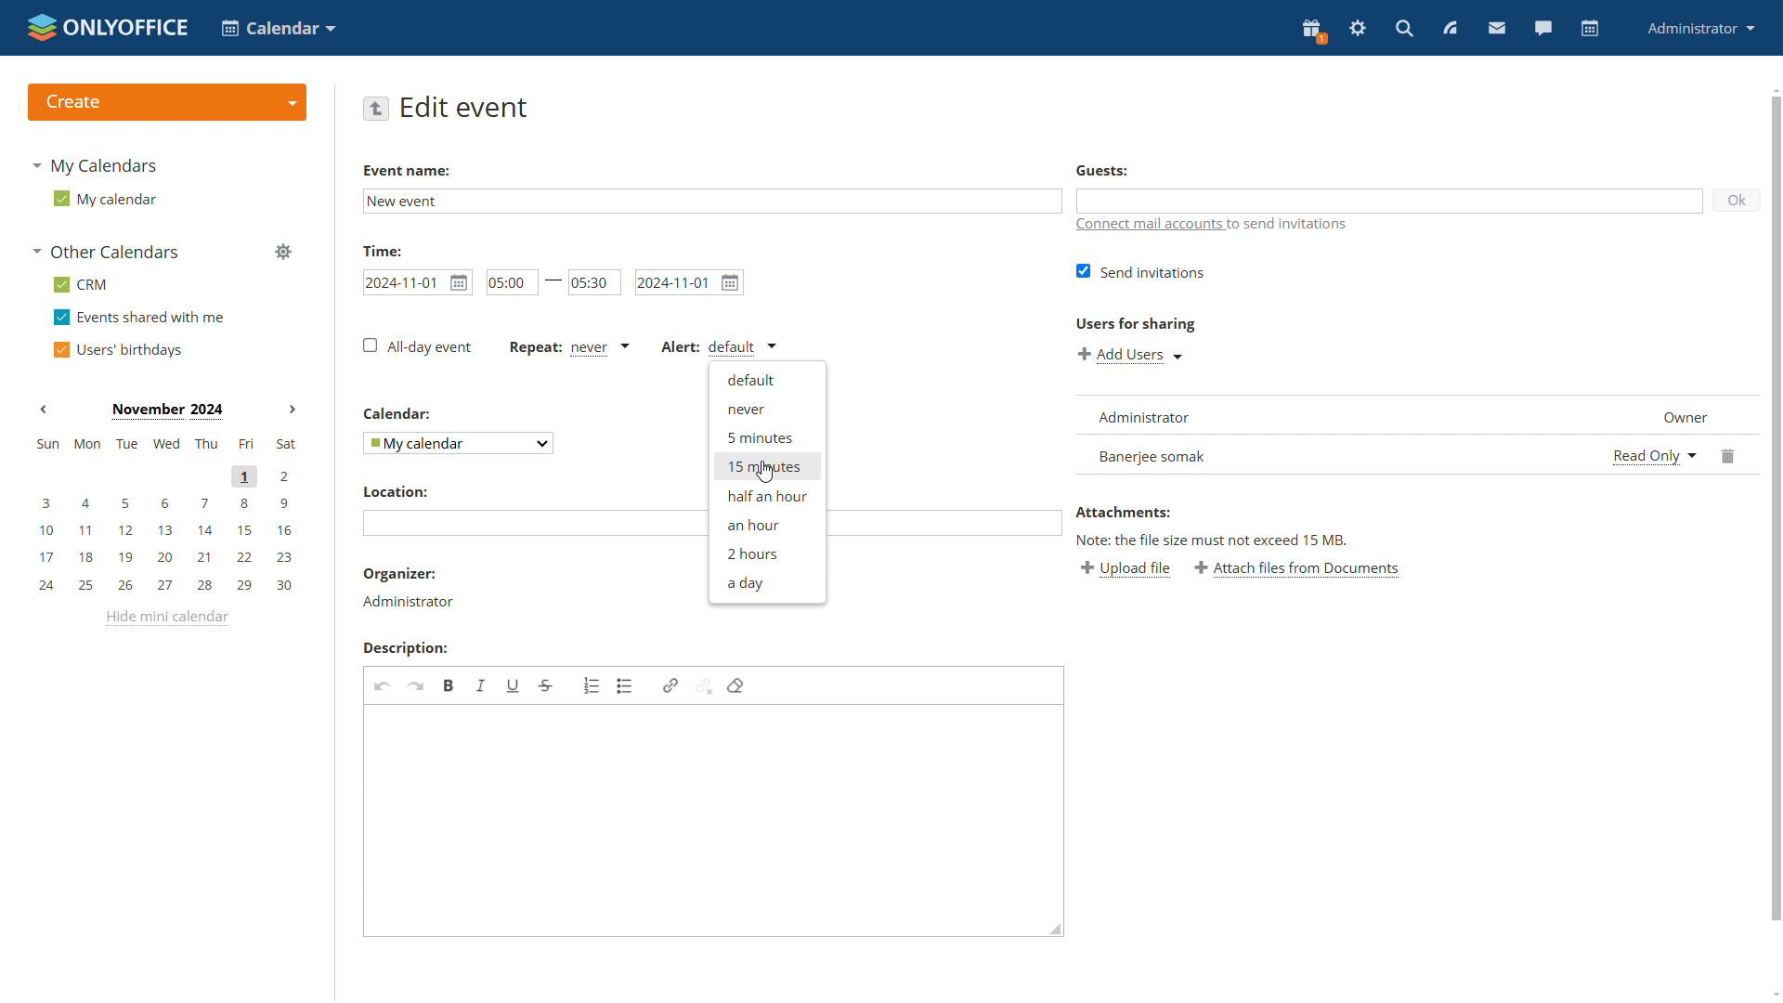  Describe the element at coordinates (1126, 513) in the screenshot. I see `Attachments` at that location.